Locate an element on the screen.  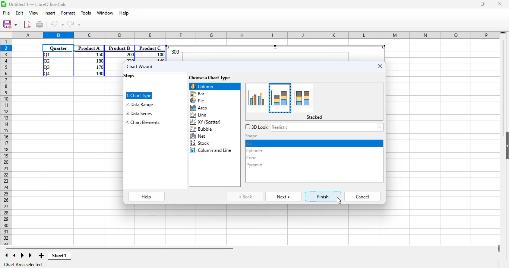
cursor is located at coordinates (339, 200).